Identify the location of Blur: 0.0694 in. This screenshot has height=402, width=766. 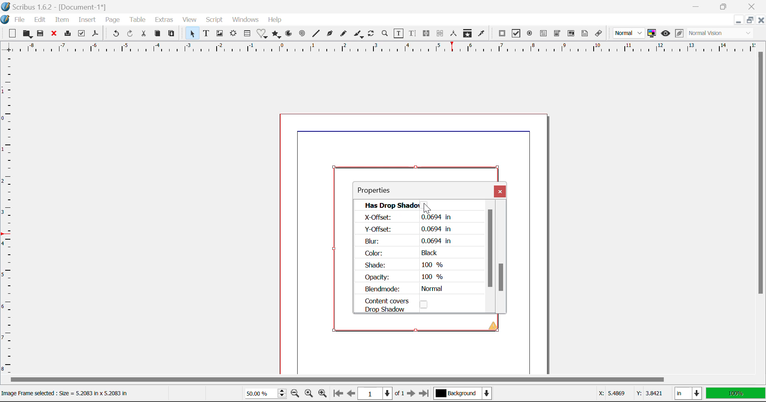
(408, 241).